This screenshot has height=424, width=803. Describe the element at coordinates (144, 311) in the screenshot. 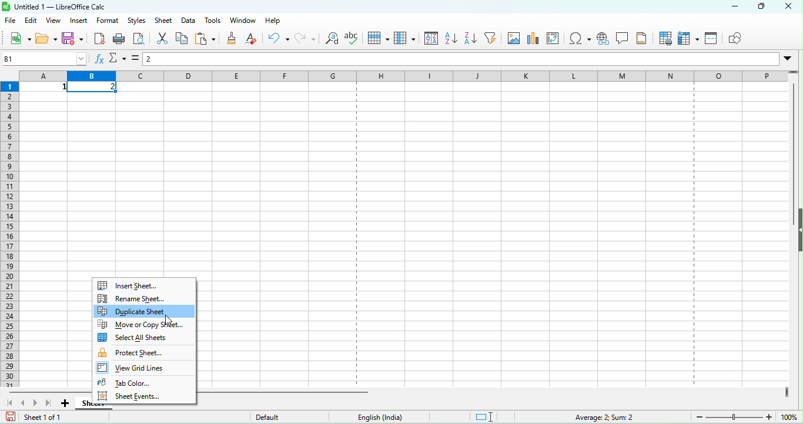

I see `duplicate sheet` at that location.